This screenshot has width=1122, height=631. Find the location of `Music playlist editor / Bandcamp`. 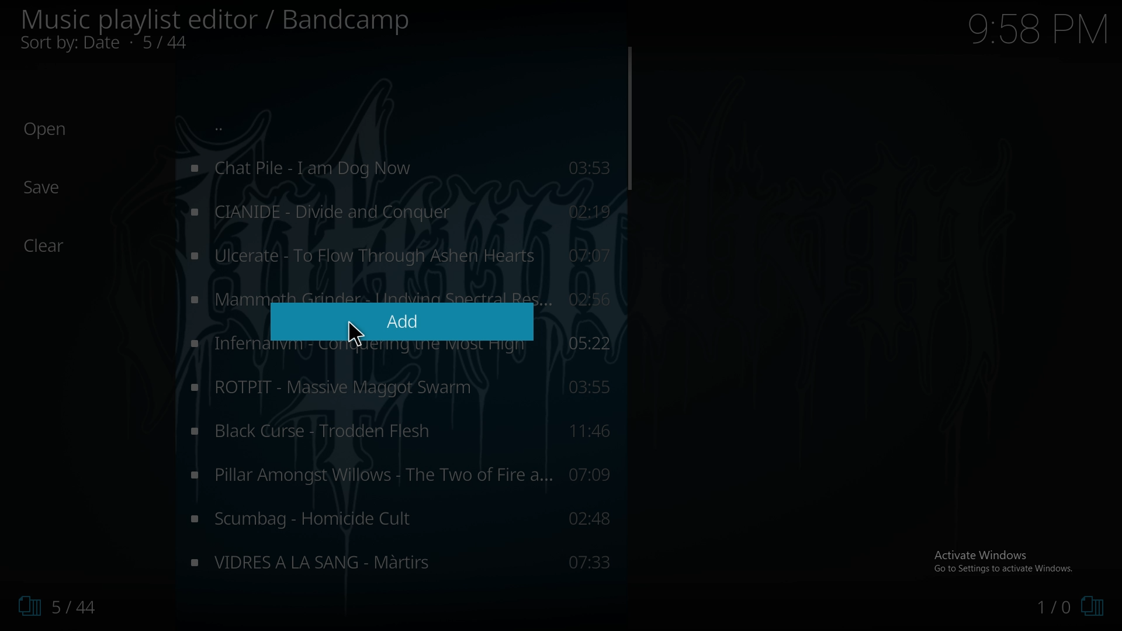

Music playlist editor / Bandcamp is located at coordinates (216, 20).